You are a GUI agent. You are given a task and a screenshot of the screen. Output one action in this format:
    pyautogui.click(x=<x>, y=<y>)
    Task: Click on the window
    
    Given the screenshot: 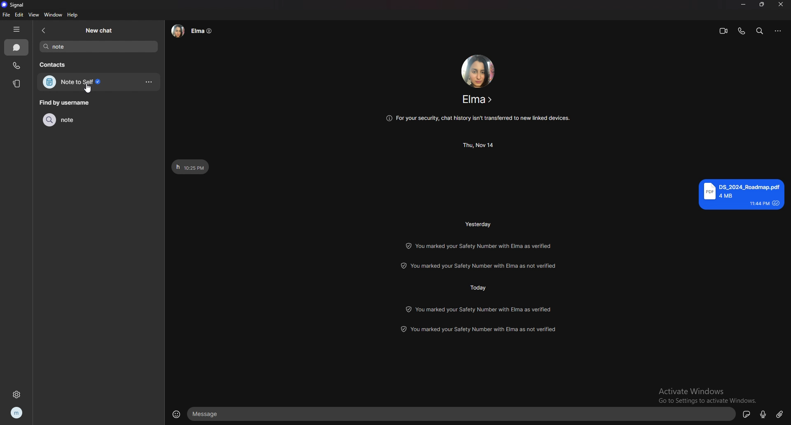 What is the action you would take?
    pyautogui.click(x=53, y=15)
    